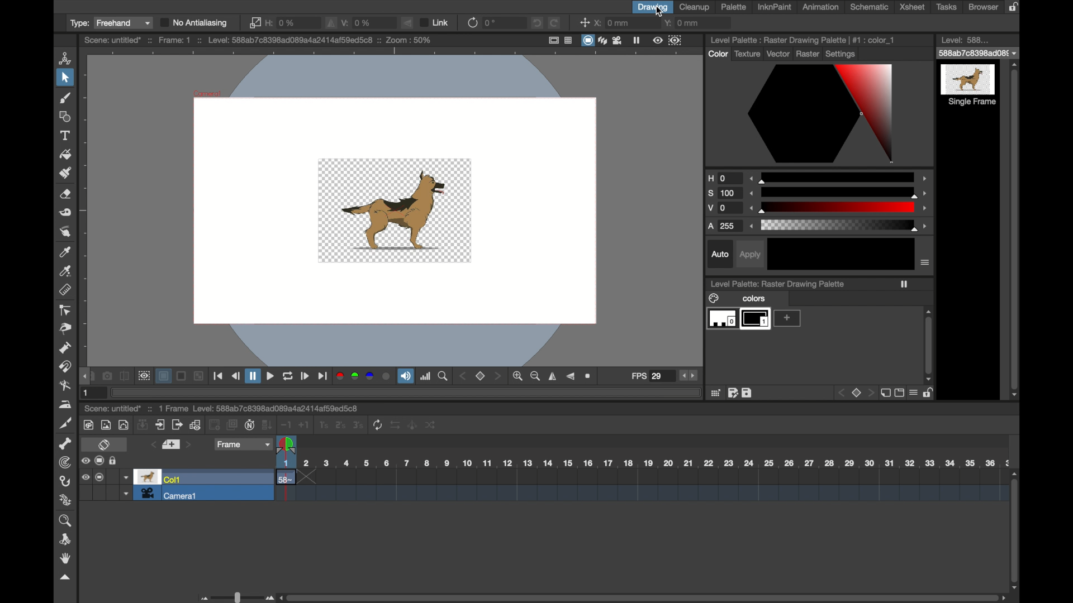 The width and height of the screenshot is (1073, 603). Describe the element at coordinates (194, 22) in the screenshot. I see `no antialiasing` at that location.